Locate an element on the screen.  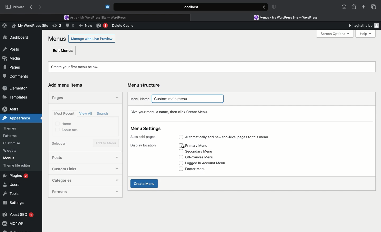
Templates is located at coordinates (15, 97).